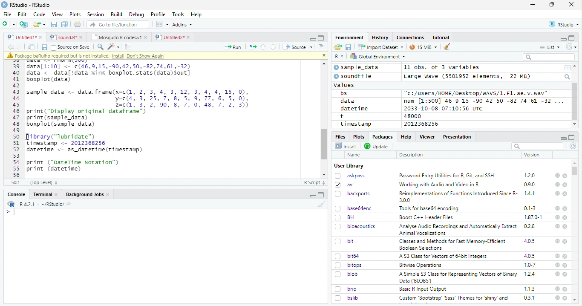 The image size is (582, 306). Describe the element at coordinates (557, 193) in the screenshot. I see `help` at that location.